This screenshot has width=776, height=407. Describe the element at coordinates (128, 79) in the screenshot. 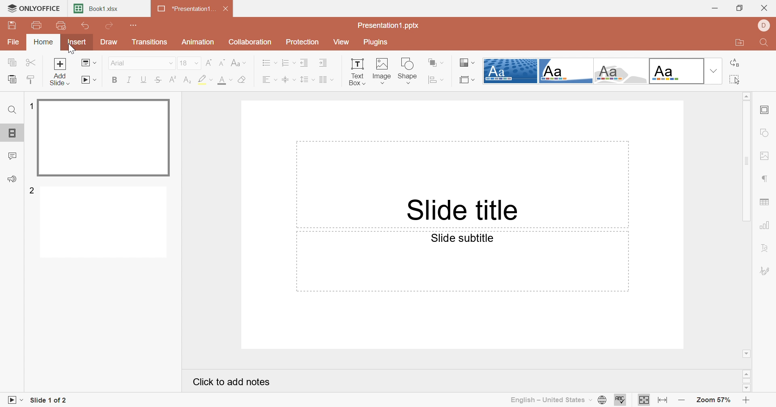

I see `Italic` at that location.